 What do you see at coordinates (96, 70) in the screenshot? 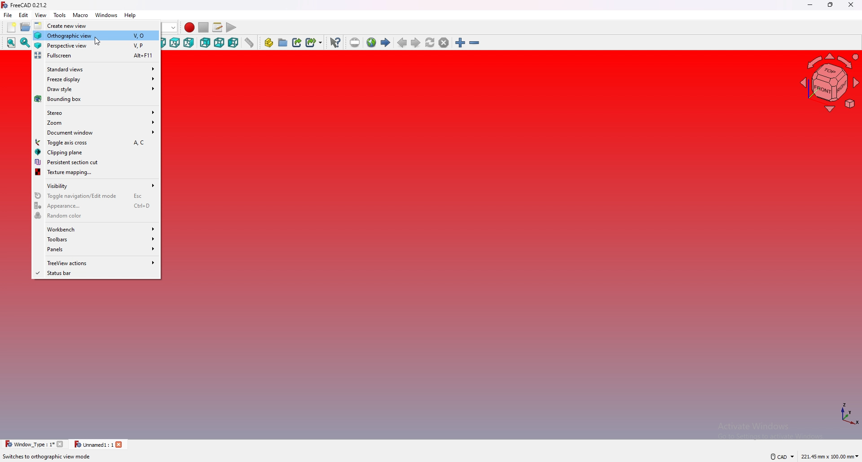
I see `standard views` at bounding box center [96, 70].